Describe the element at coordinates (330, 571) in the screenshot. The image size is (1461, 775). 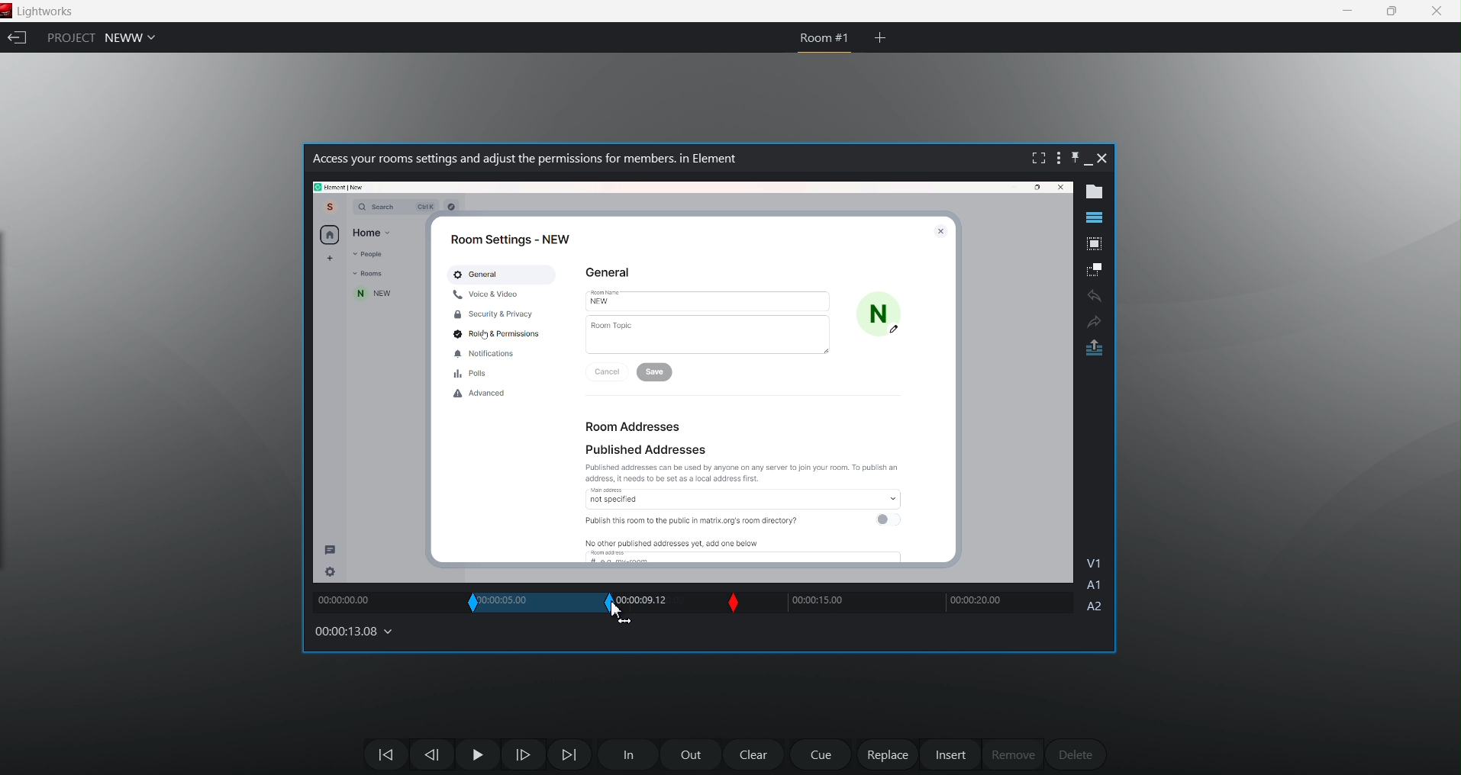
I see `setting` at that location.